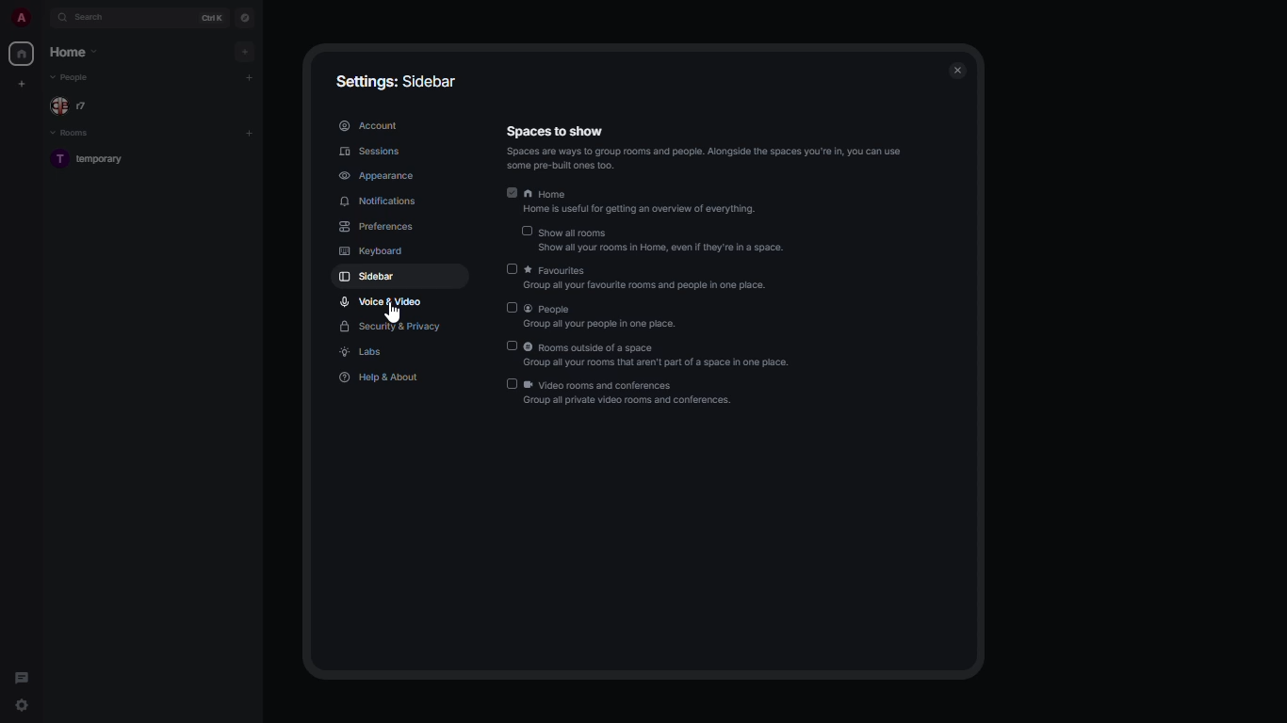 The image size is (1287, 723). What do you see at coordinates (600, 317) in the screenshot?
I see `people` at bounding box center [600, 317].